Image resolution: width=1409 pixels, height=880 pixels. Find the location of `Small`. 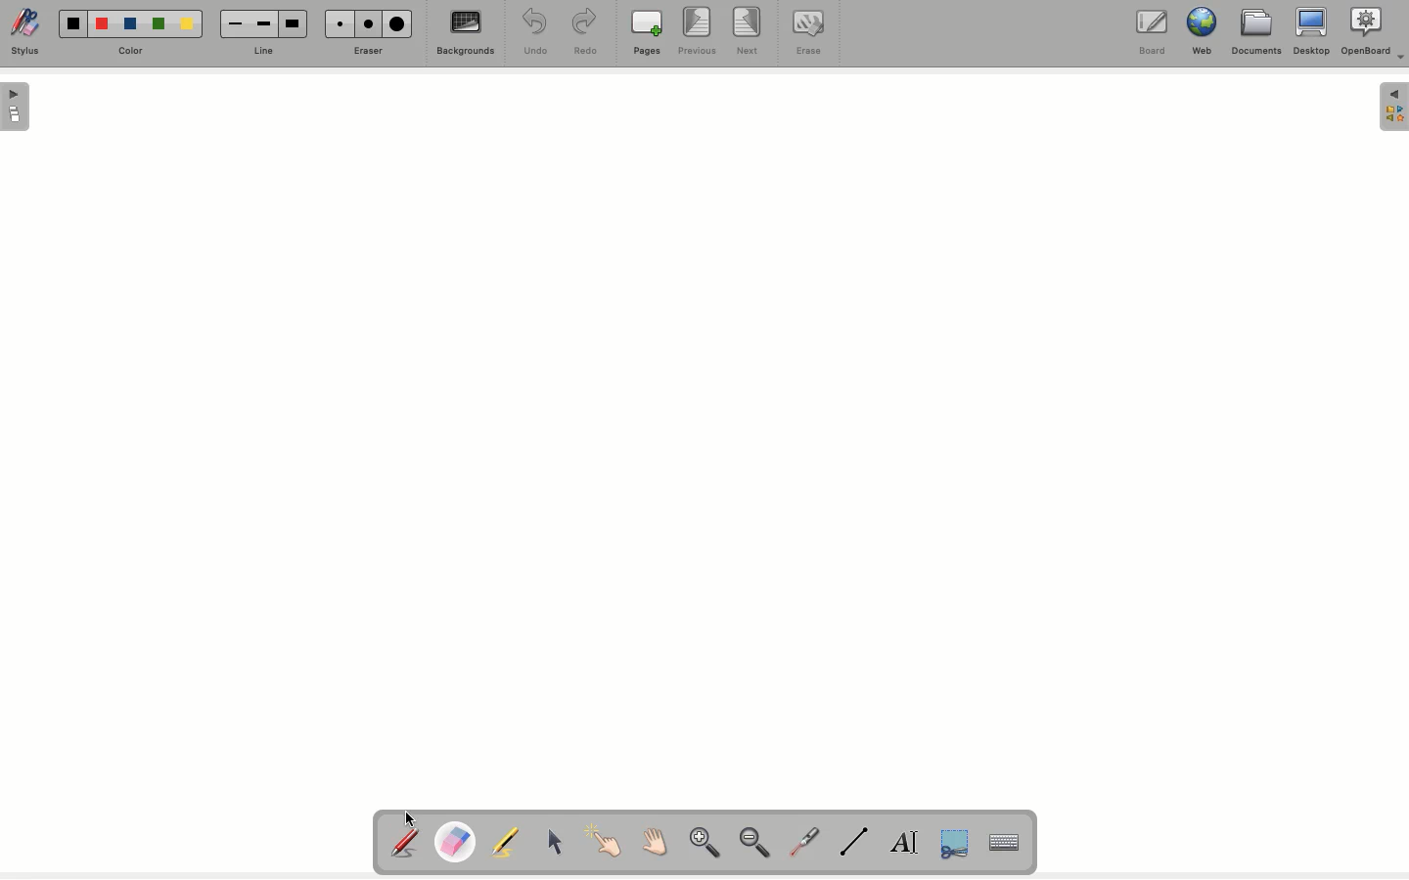

Small is located at coordinates (341, 23).